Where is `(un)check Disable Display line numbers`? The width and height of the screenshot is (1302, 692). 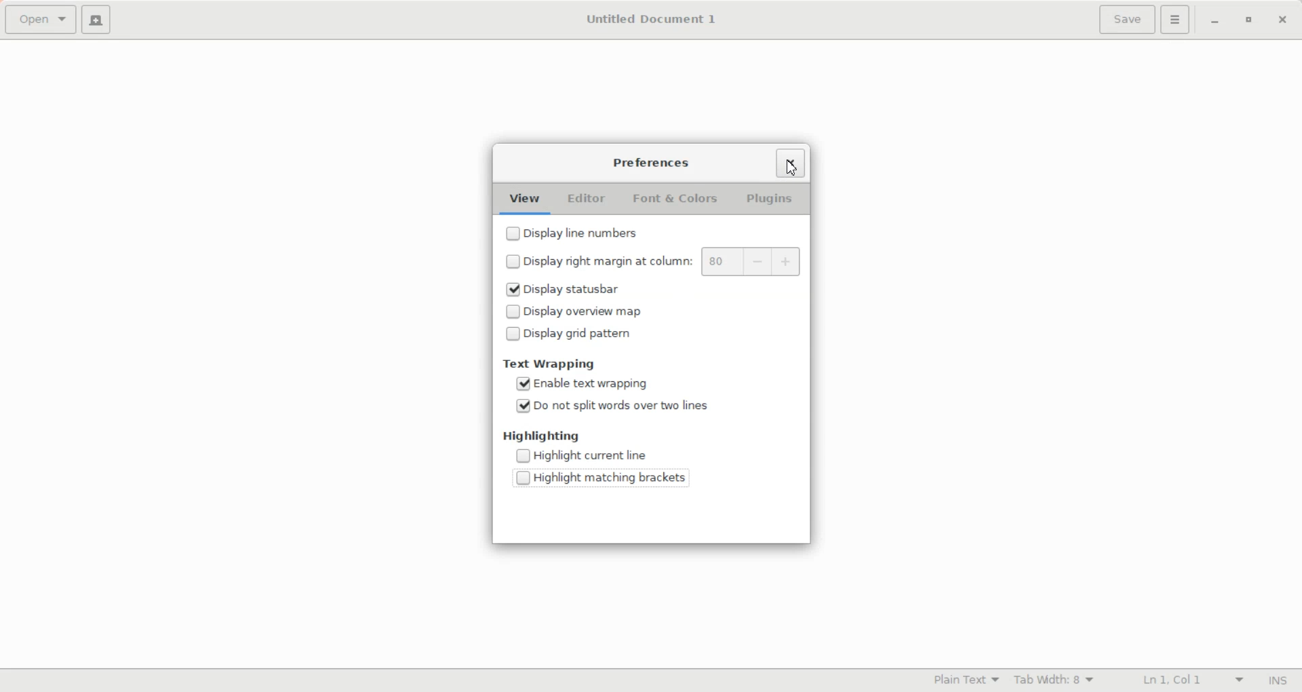 (un)check Disable Display line numbers is located at coordinates (607, 231).